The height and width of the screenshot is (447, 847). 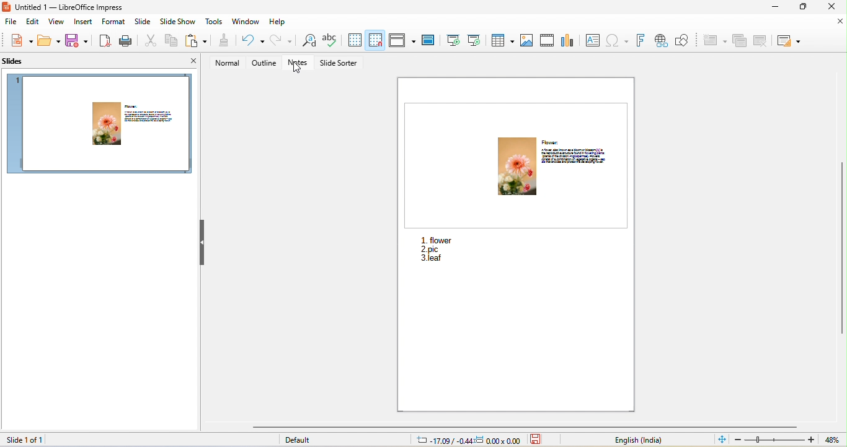 What do you see at coordinates (376, 40) in the screenshot?
I see `snap grids` at bounding box center [376, 40].